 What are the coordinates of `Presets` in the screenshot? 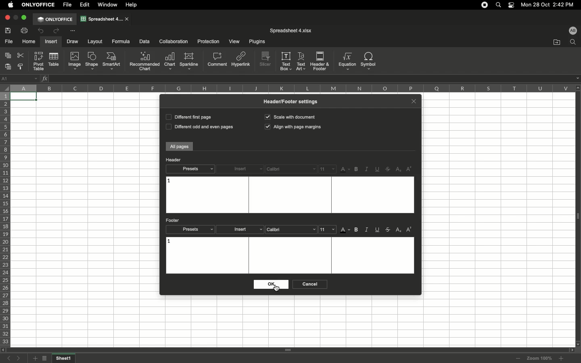 It's located at (190, 169).